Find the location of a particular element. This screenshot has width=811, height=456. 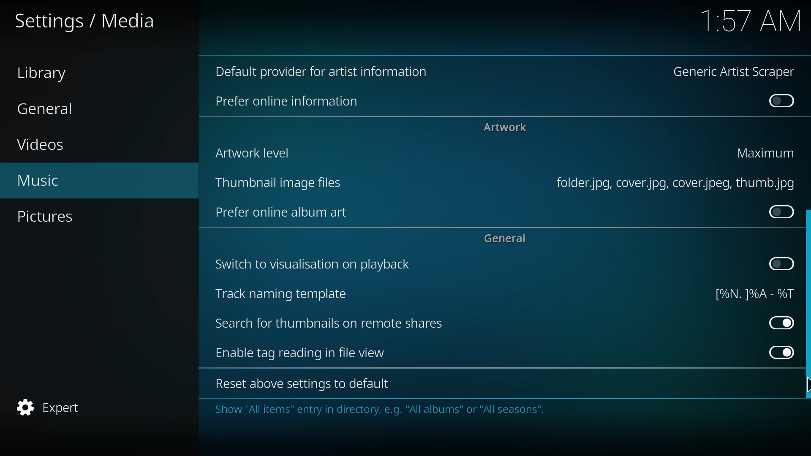

cursor is located at coordinates (806, 384).